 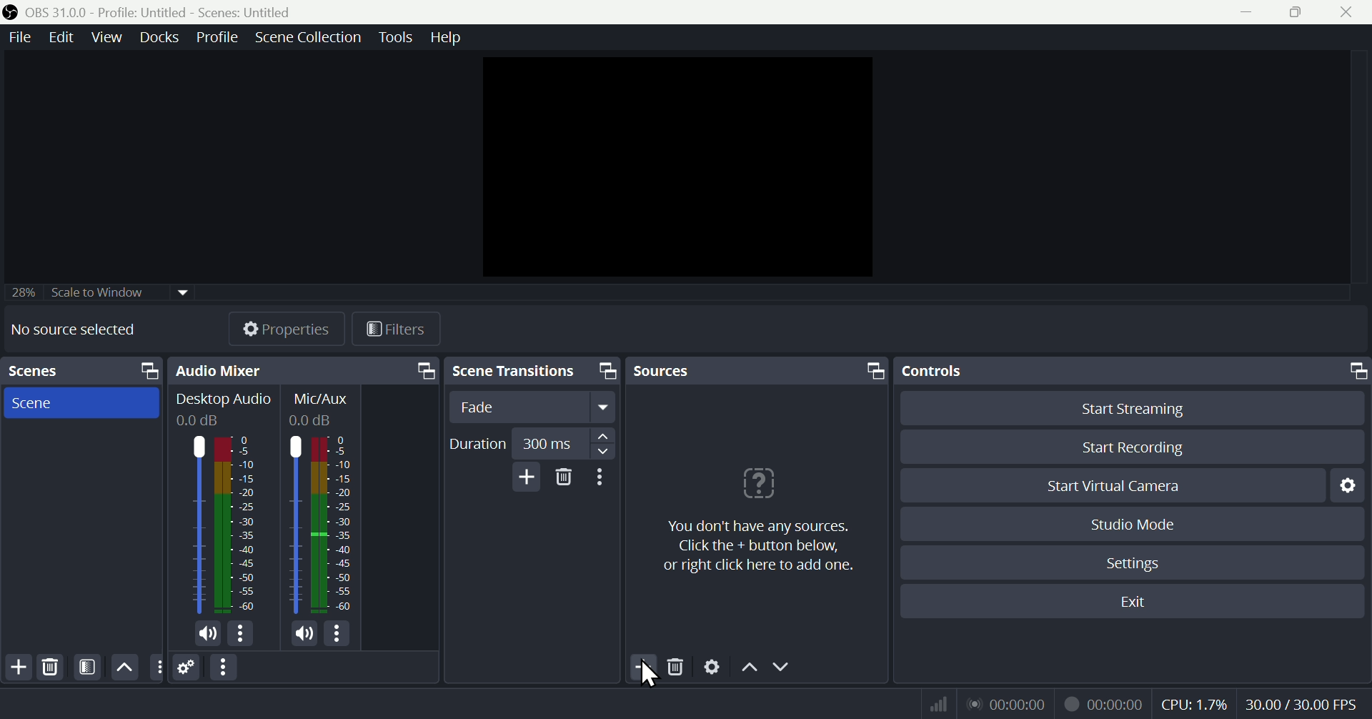 What do you see at coordinates (18, 38) in the screenshot?
I see `File` at bounding box center [18, 38].